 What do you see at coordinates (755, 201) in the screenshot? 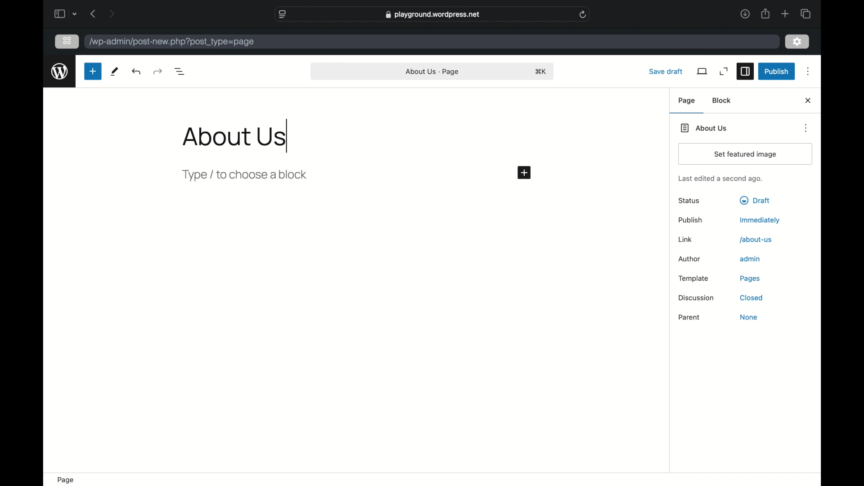
I see `draft` at bounding box center [755, 201].